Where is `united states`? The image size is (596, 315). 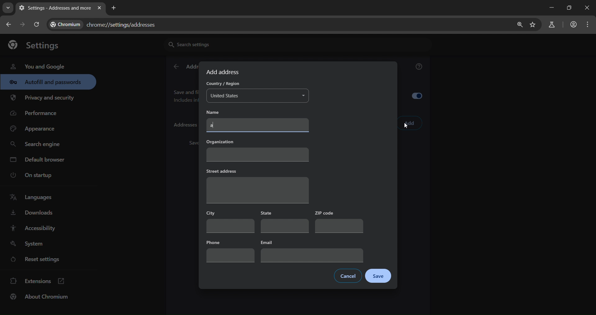
united states is located at coordinates (258, 96).